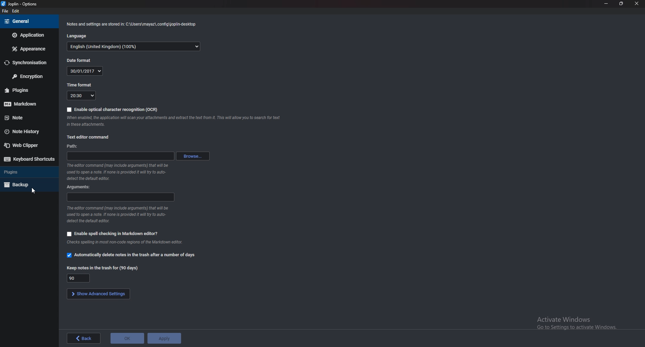 The height and width of the screenshot is (347, 645). What do you see at coordinates (582, 321) in the screenshot?
I see `activate windows` at bounding box center [582, 321].